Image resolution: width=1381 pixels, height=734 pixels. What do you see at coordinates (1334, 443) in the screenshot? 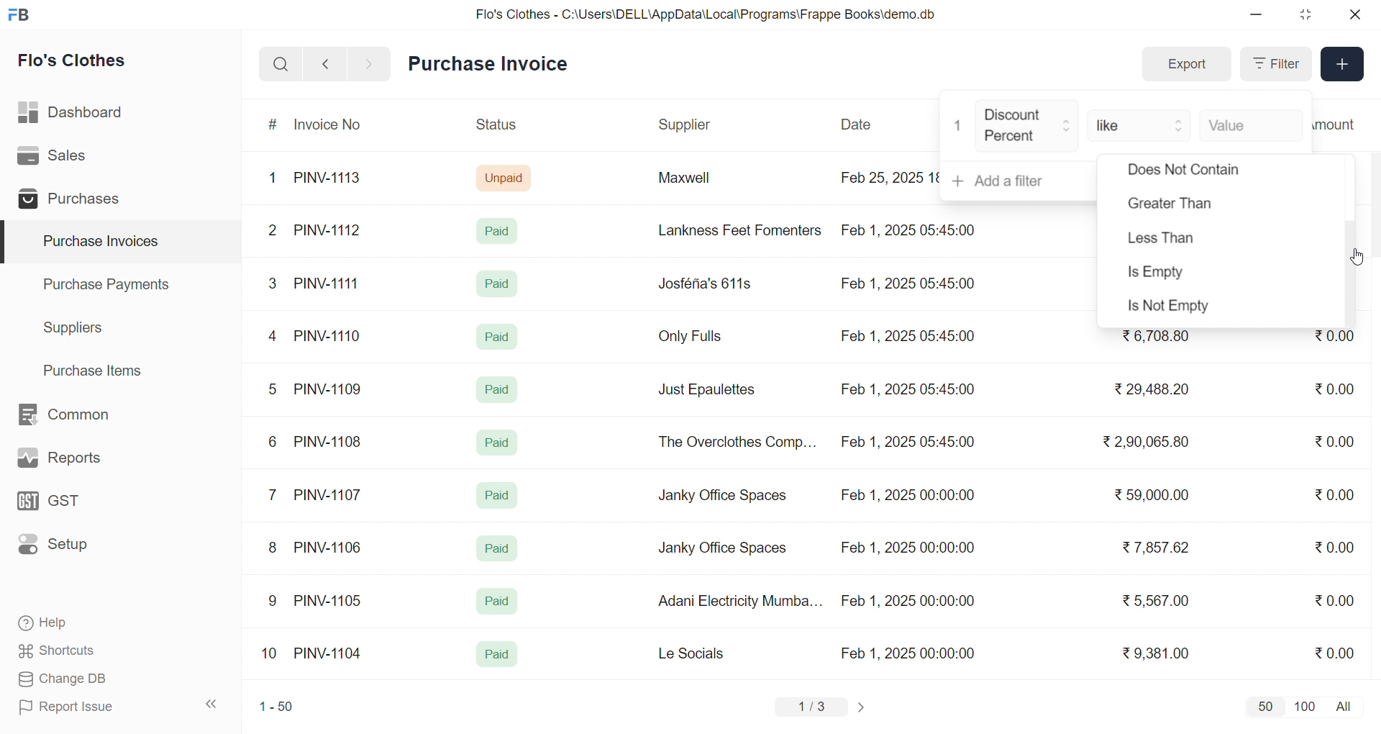
I see `₹0.00` at bounding box center [1334, 443].